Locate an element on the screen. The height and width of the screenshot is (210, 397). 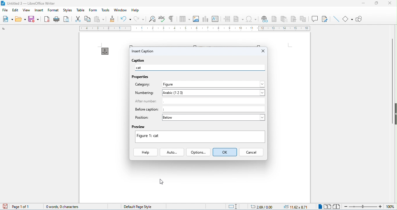
cut is located at coordinates (78, 19).